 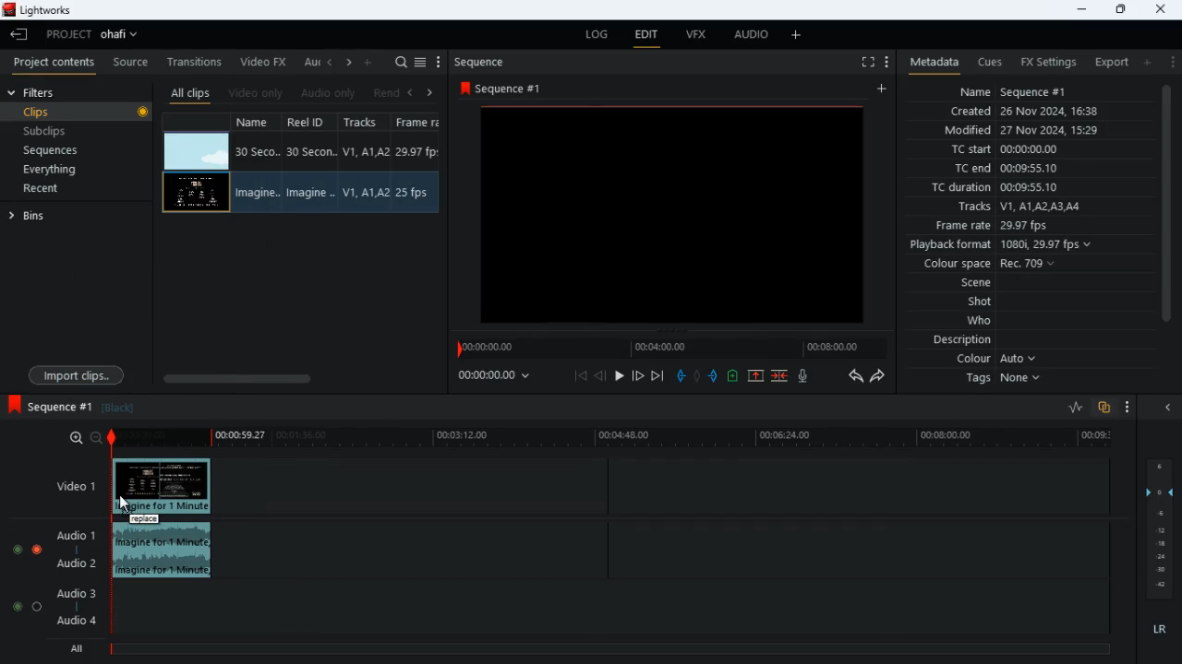 I want to click on fullscreen, so click(x=866, y=63).